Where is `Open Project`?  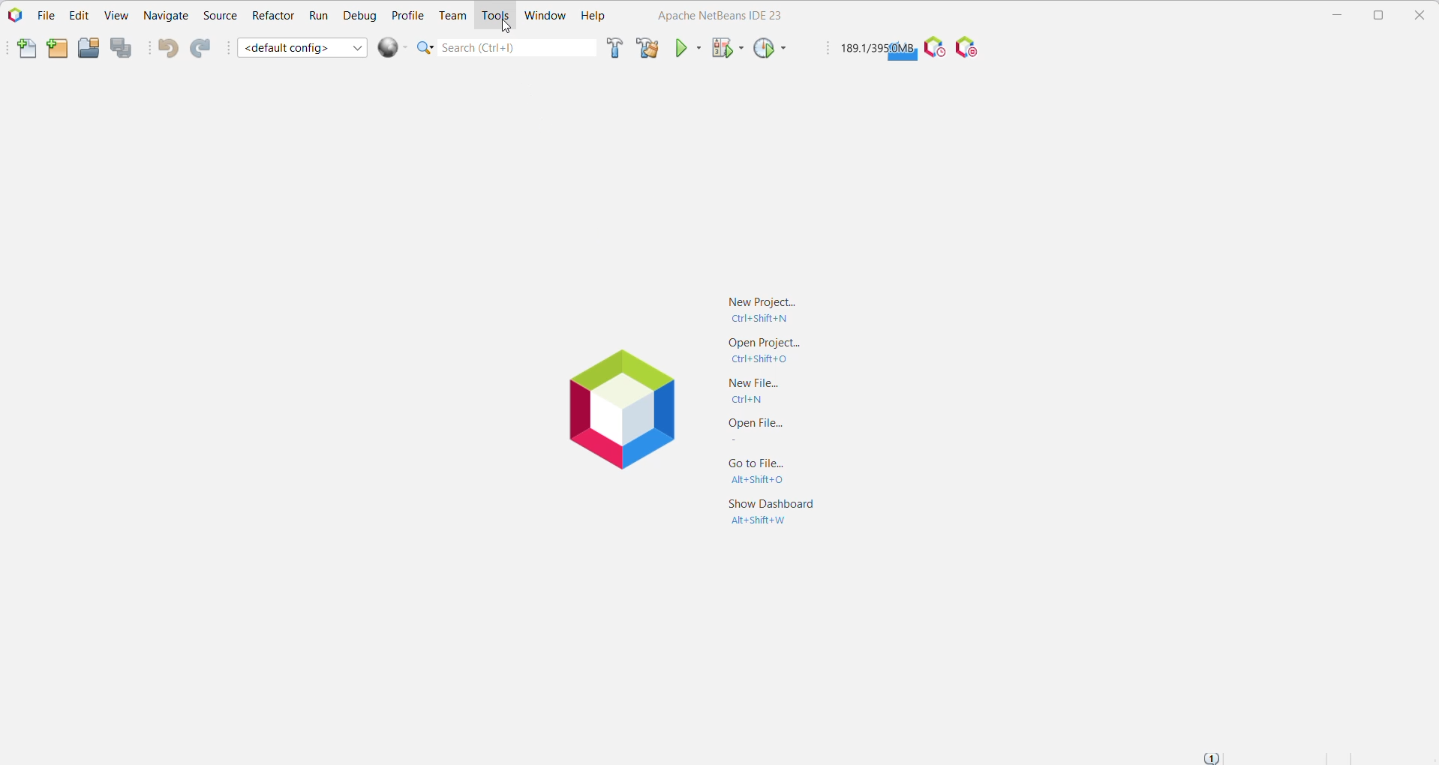
Open Project is located at coordinates (89, 47).